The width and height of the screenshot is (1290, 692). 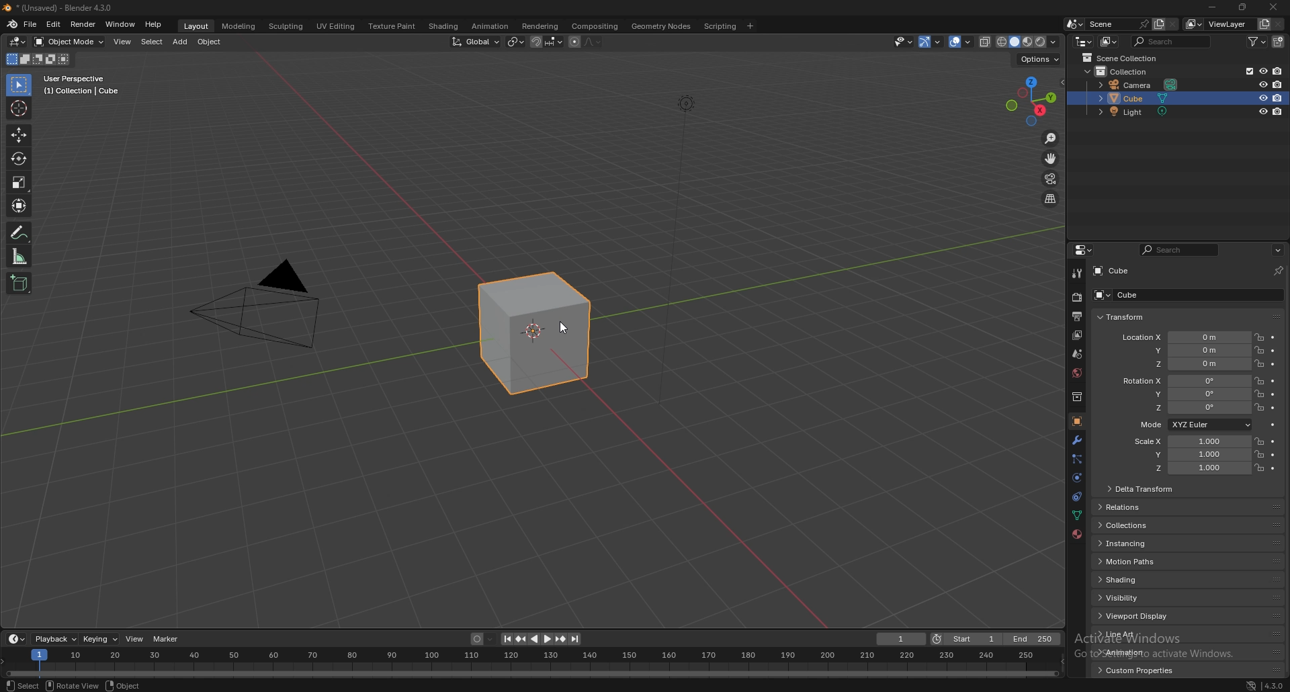 What do you see at coordinates (1252, 686) in the screenshot?
I see `network` at bounding box center [1252, 686].